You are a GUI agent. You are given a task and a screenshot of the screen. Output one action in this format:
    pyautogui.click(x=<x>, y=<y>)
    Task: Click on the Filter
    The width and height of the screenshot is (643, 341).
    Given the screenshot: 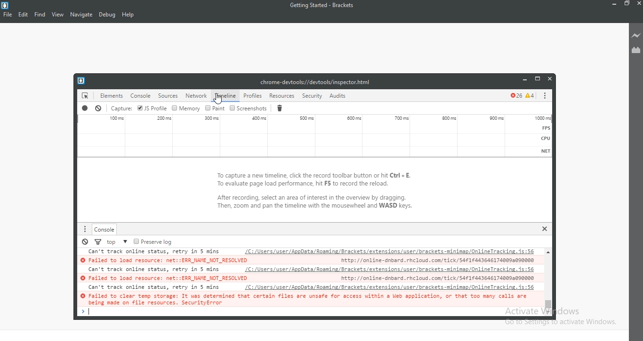 What is the action you would take?
    pyautogui.click(x=98, y=242)
    